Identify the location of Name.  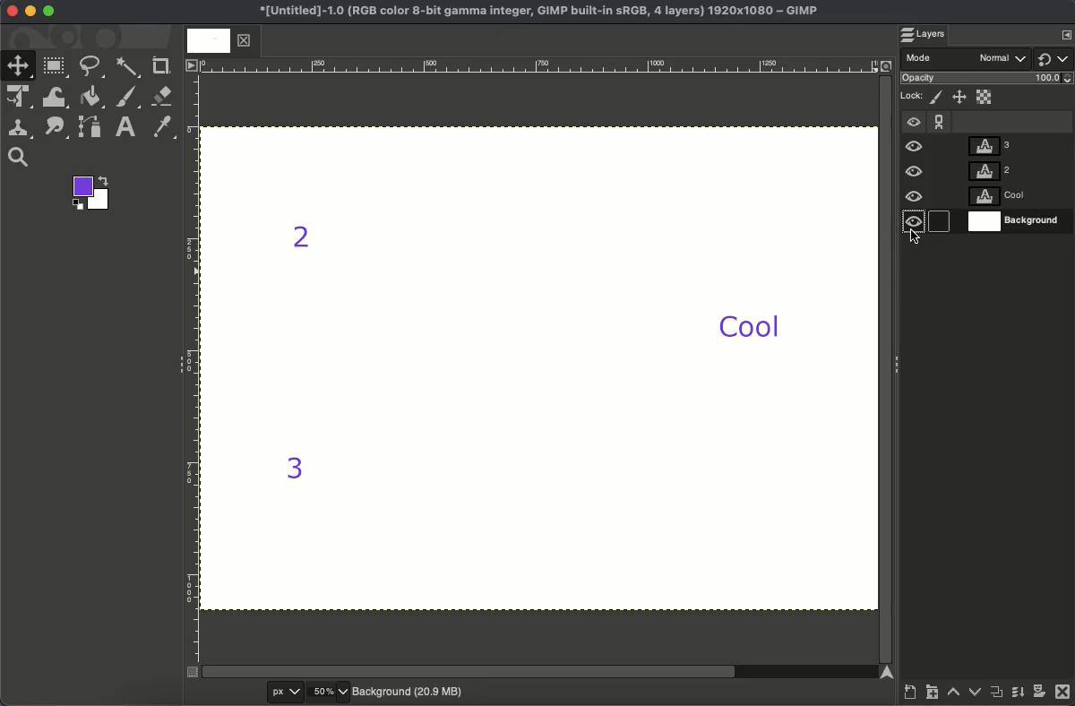
(535, 13).